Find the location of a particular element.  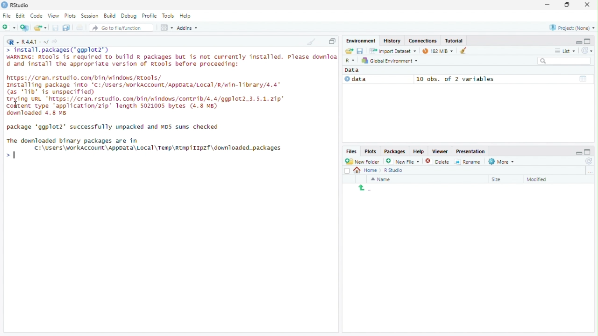

Tutorial is located at coordinates (455, 41).